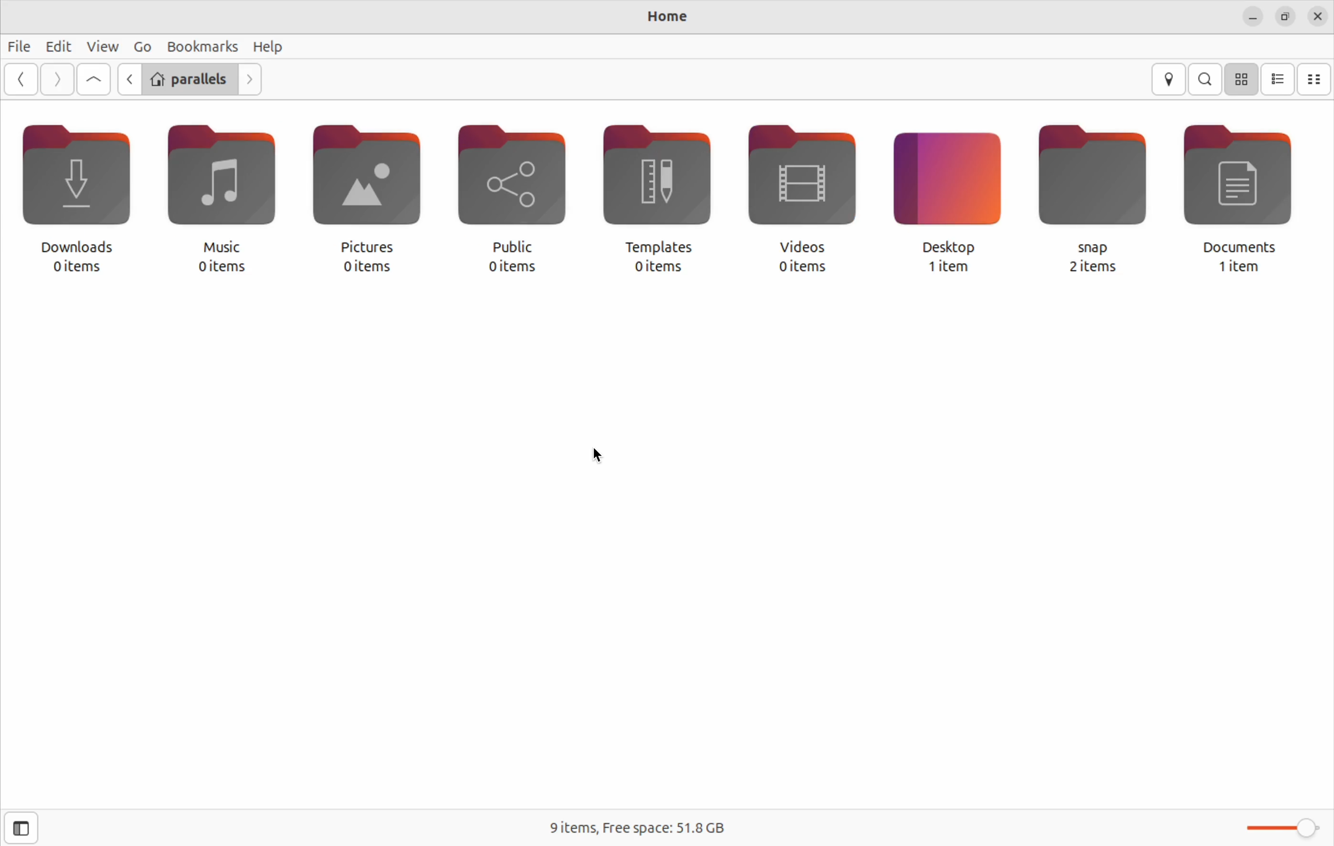  Describe the element at coordinates (666, 199) in the screenshot. I see `templates` at that location.